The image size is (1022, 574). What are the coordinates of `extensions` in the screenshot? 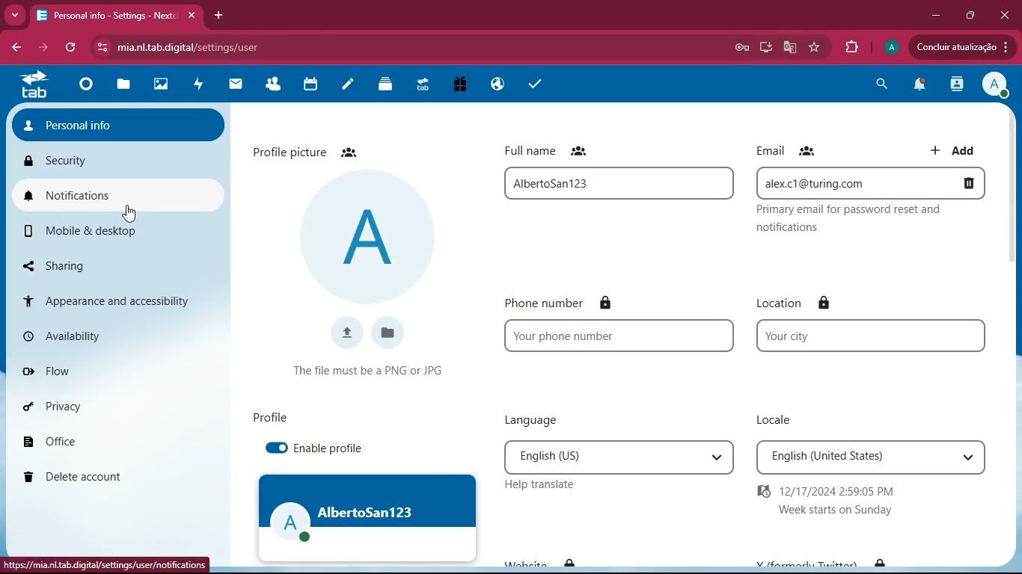 It's located at (850, 46).